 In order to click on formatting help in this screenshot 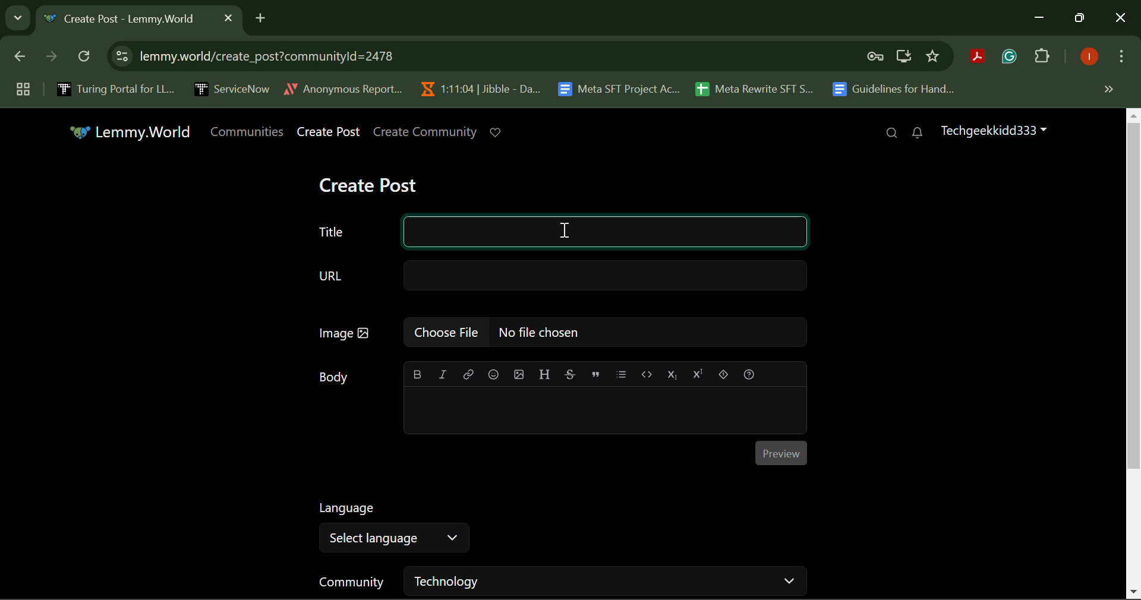, I will do `click(750, 374)`.